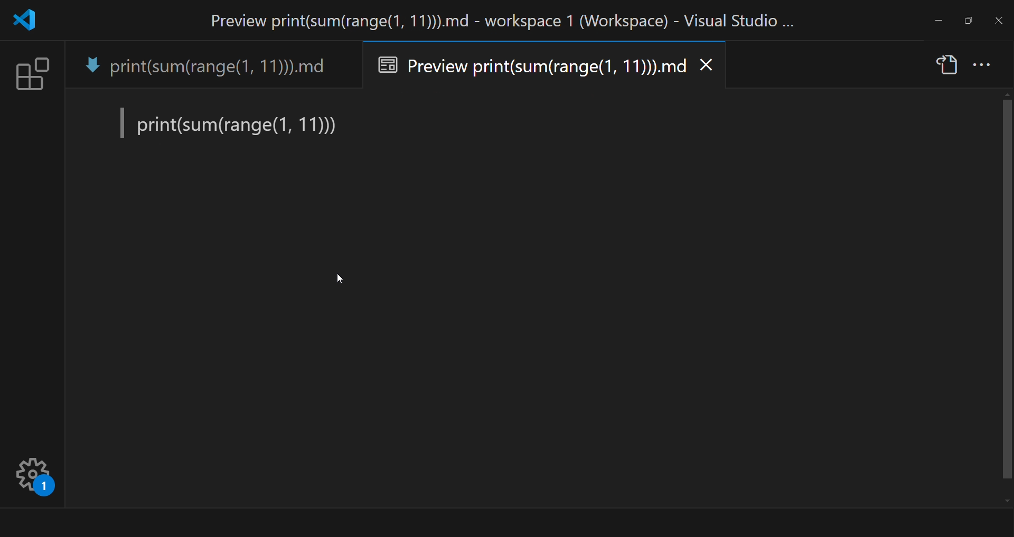 The height and width of the screenshot is (537, 1014). Describe the element at coordinates (202, 64) in the screenshot. I see `tab name` at that location.